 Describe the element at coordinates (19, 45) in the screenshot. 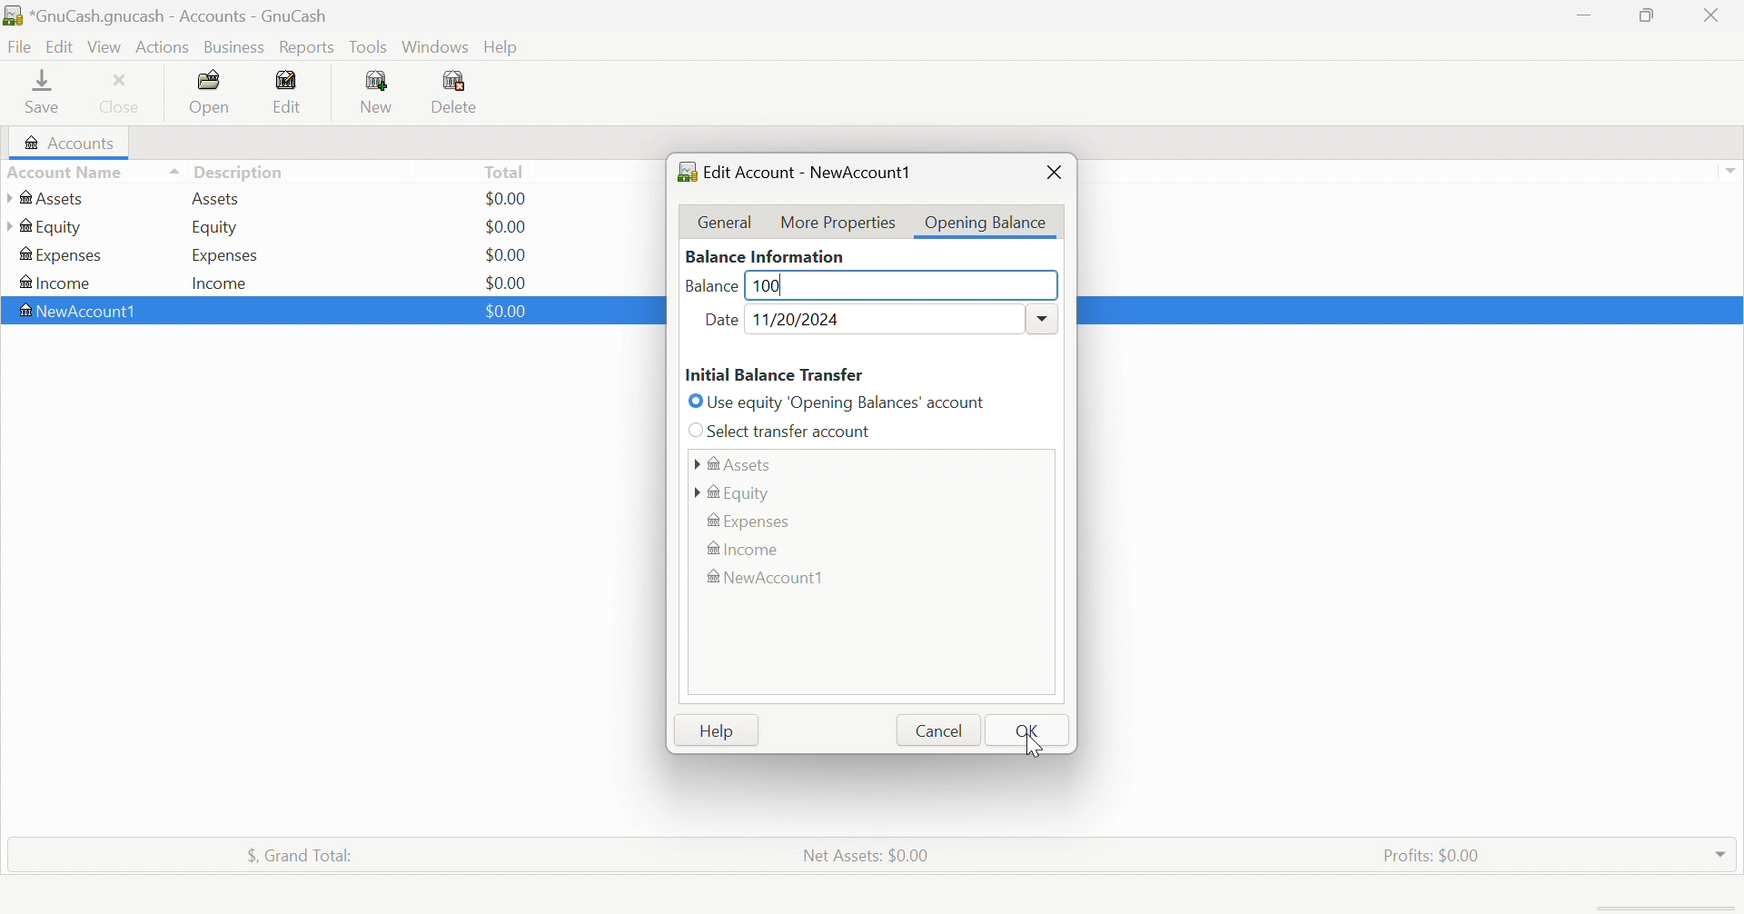

I see `File` at that location.